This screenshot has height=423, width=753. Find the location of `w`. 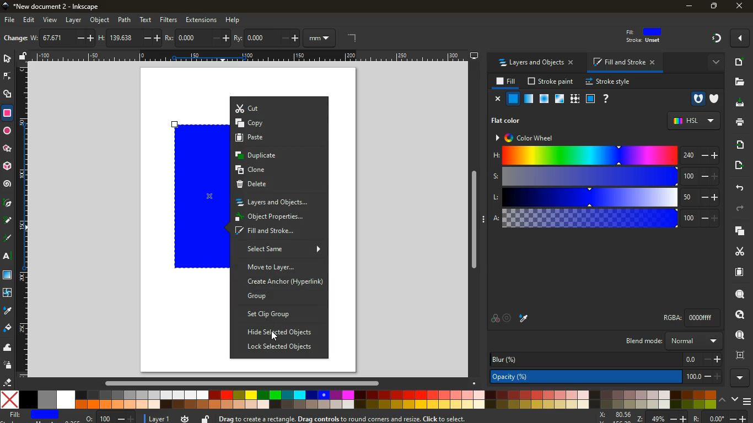

w is located at coordinates (62, 38).